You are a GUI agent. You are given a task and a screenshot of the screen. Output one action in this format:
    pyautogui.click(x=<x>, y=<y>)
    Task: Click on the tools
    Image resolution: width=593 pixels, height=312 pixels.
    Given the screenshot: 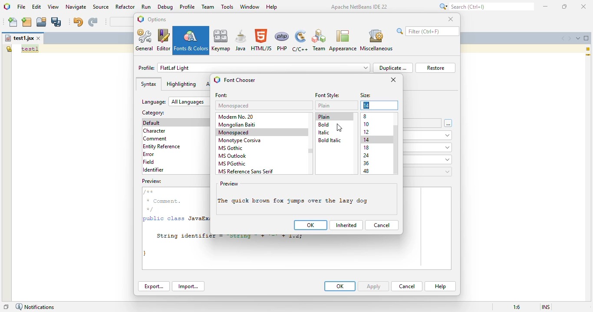 What is the action you would take?
    pyautogui.click(x=227, y=7)
    